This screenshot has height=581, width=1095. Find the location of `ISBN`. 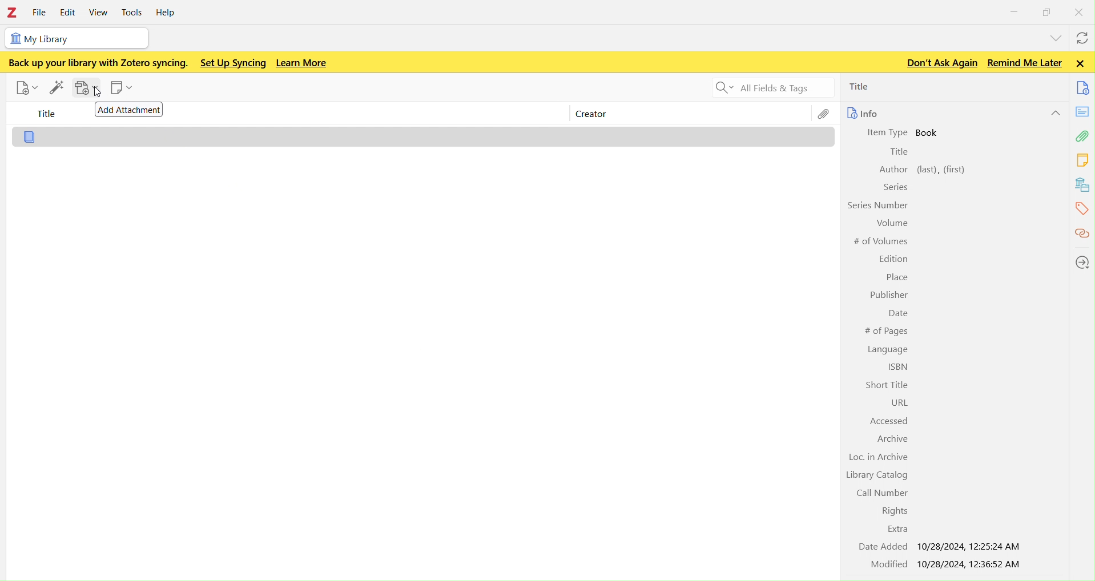

ISBN is located at coordinates (895, 366).